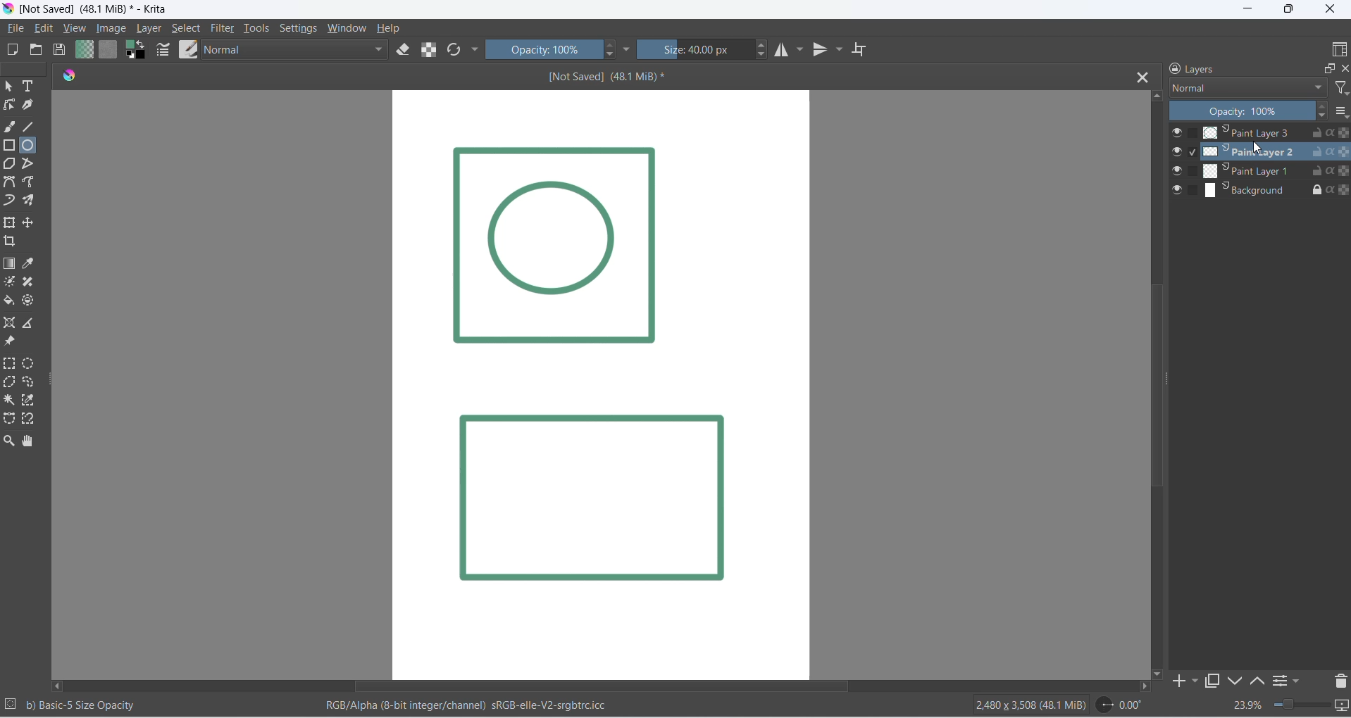  I want to click on edit shapes tool, so click(9, 107).